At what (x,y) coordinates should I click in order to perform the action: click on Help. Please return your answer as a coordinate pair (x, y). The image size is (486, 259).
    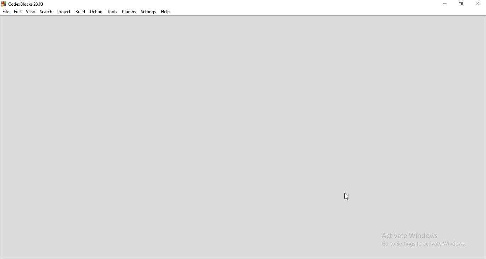
    Looking at the image, I should click on (165, 12).